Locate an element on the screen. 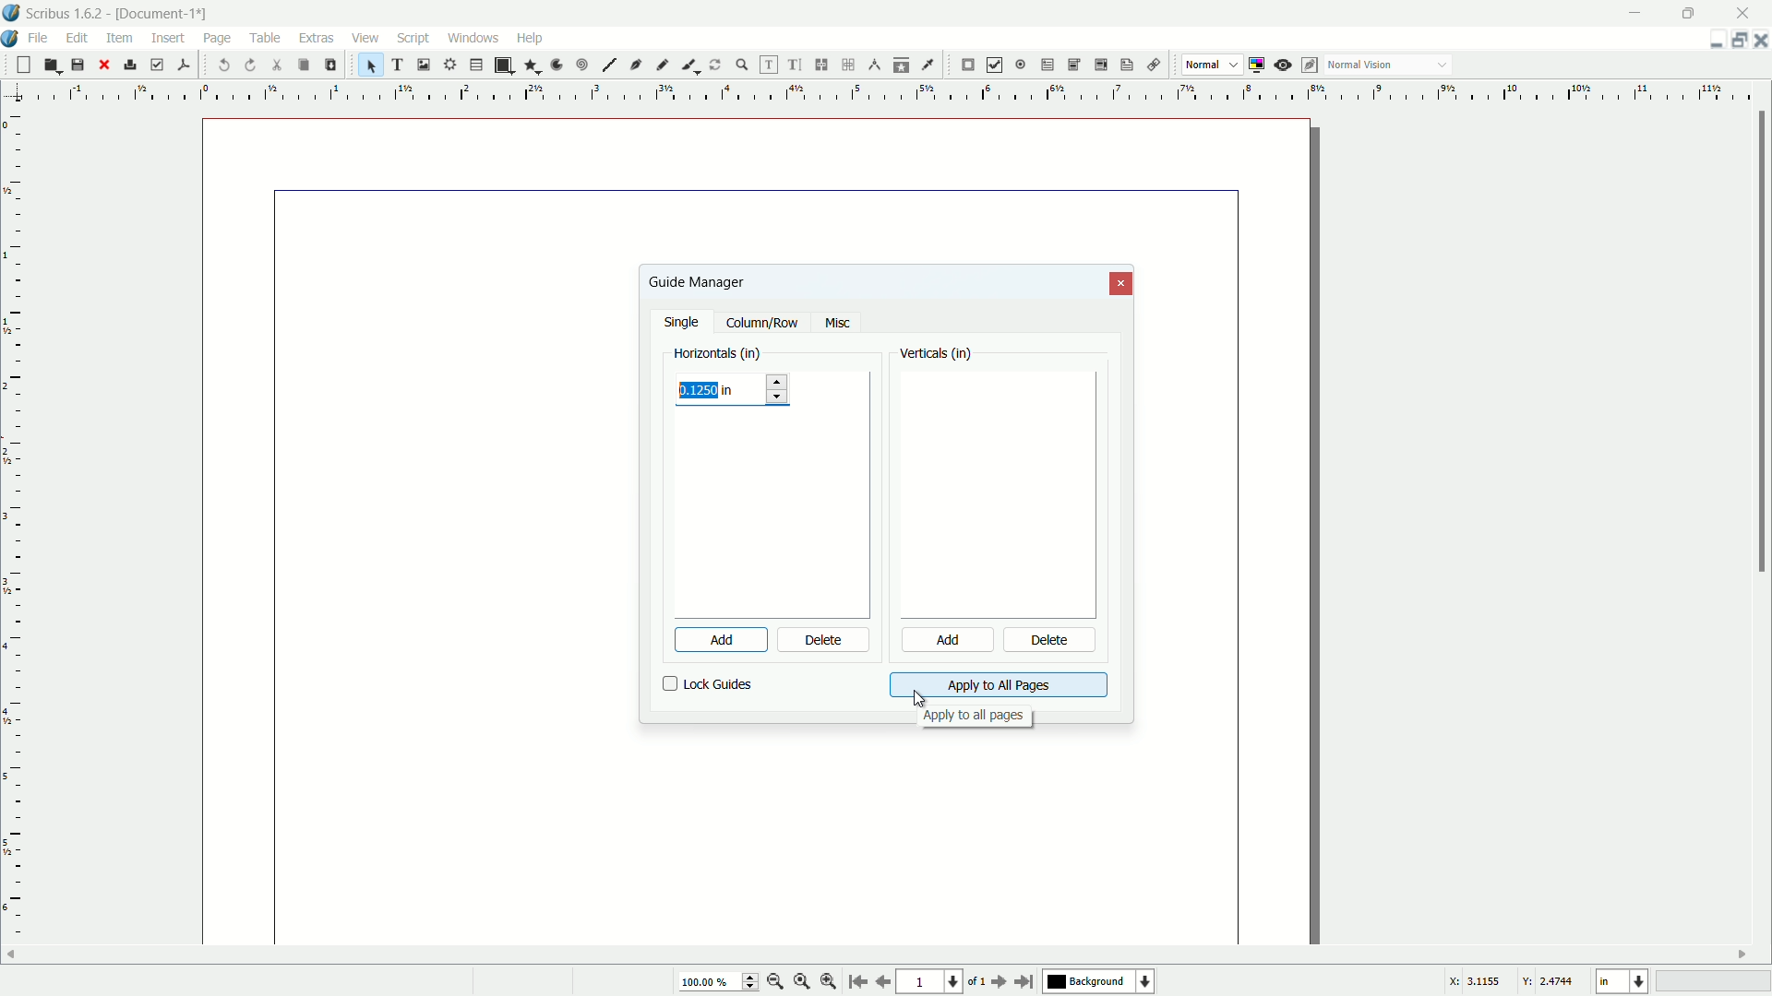 This screenshot has width=1772, height=996. cursor is located at coordinates (217, 52).